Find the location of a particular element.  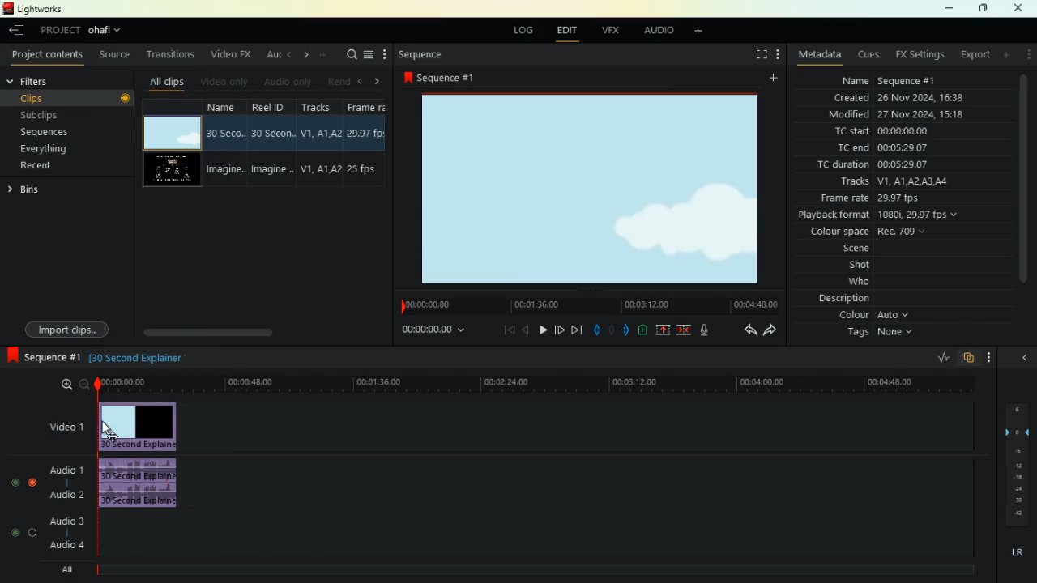

add is located at coordinates (1008, 54).